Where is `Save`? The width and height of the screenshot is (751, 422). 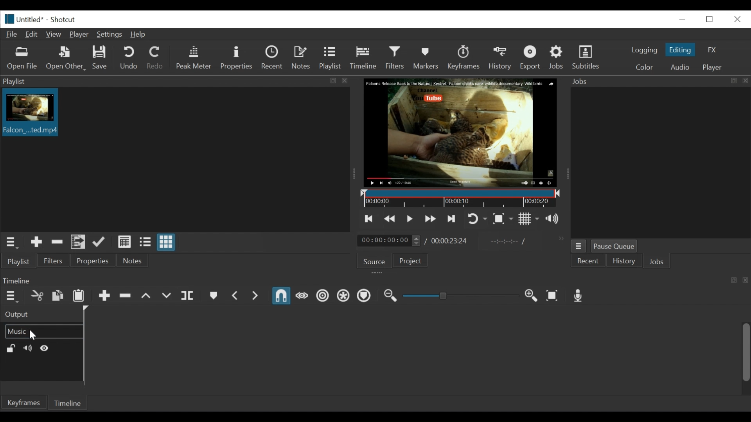 Save is located at coordinates (102, 57).